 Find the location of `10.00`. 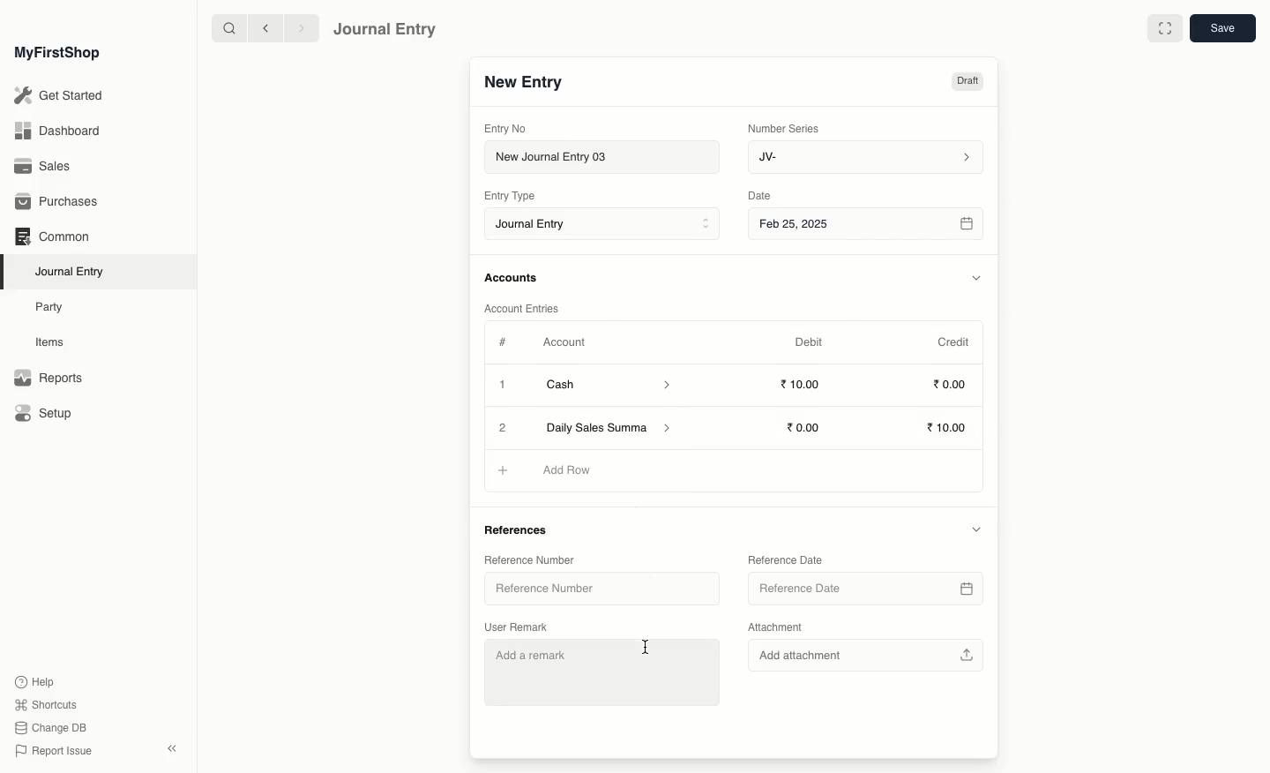

10.00 is located at coordinates (808, 427).